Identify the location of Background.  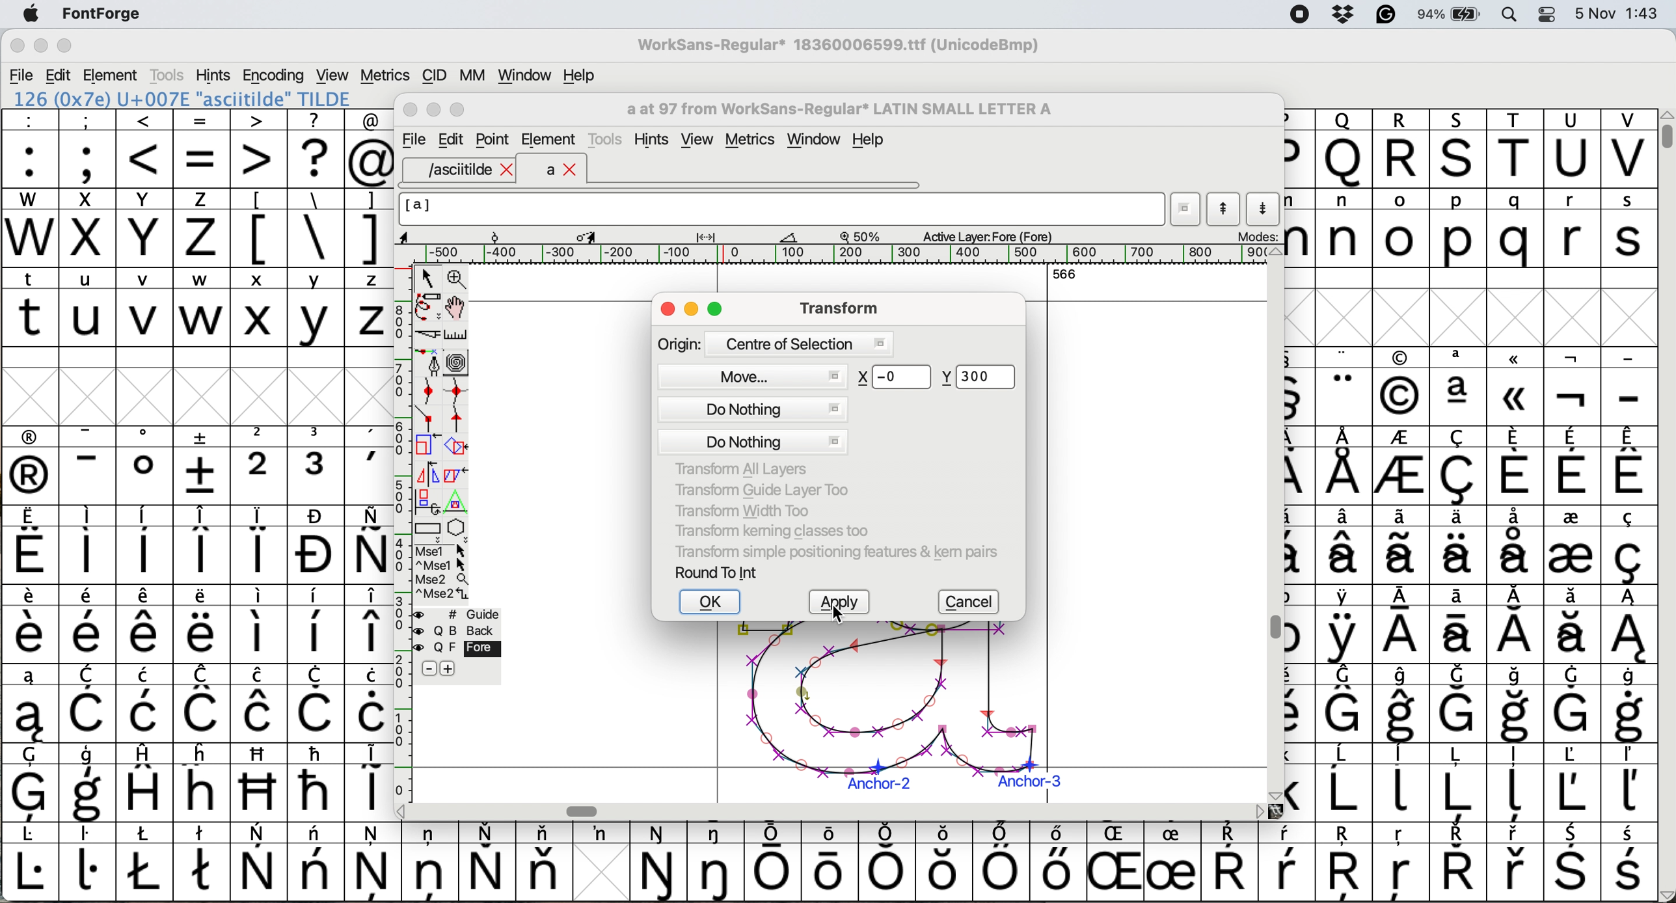
(471, 631).